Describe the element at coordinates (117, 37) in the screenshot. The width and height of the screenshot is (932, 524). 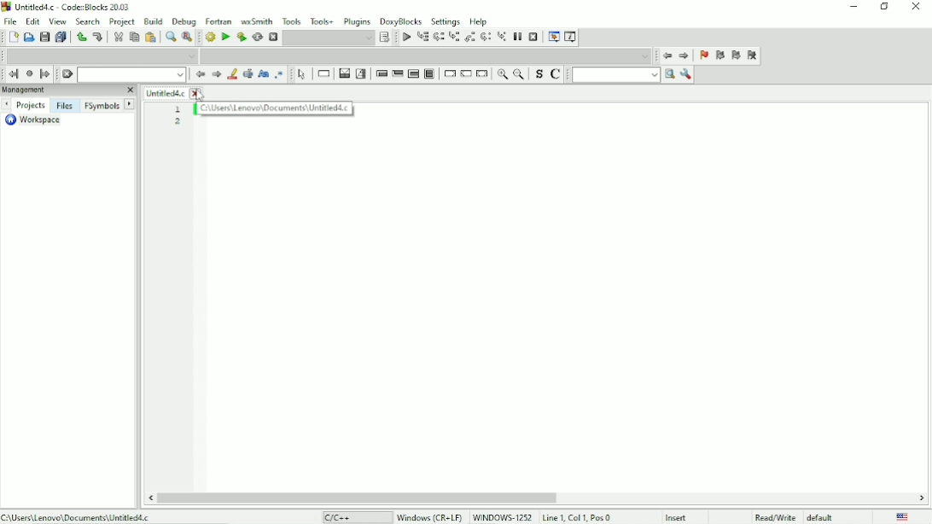
I see `Cut` at that location.